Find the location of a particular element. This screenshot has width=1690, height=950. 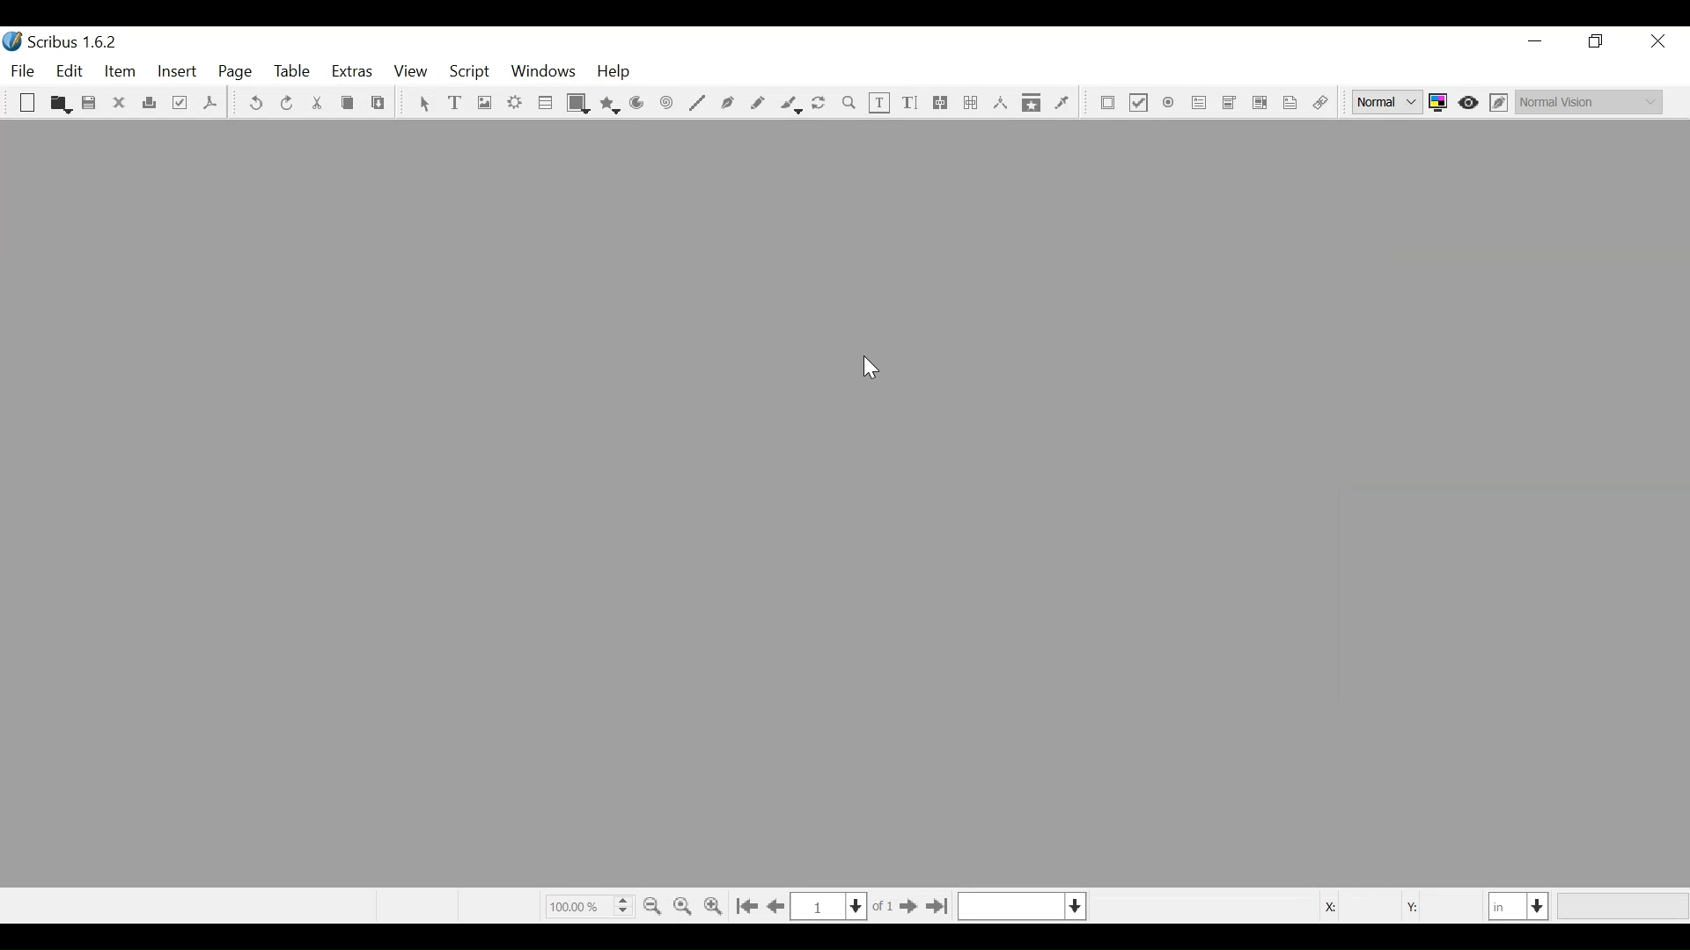

Extras is located at coordinates (352, 73).